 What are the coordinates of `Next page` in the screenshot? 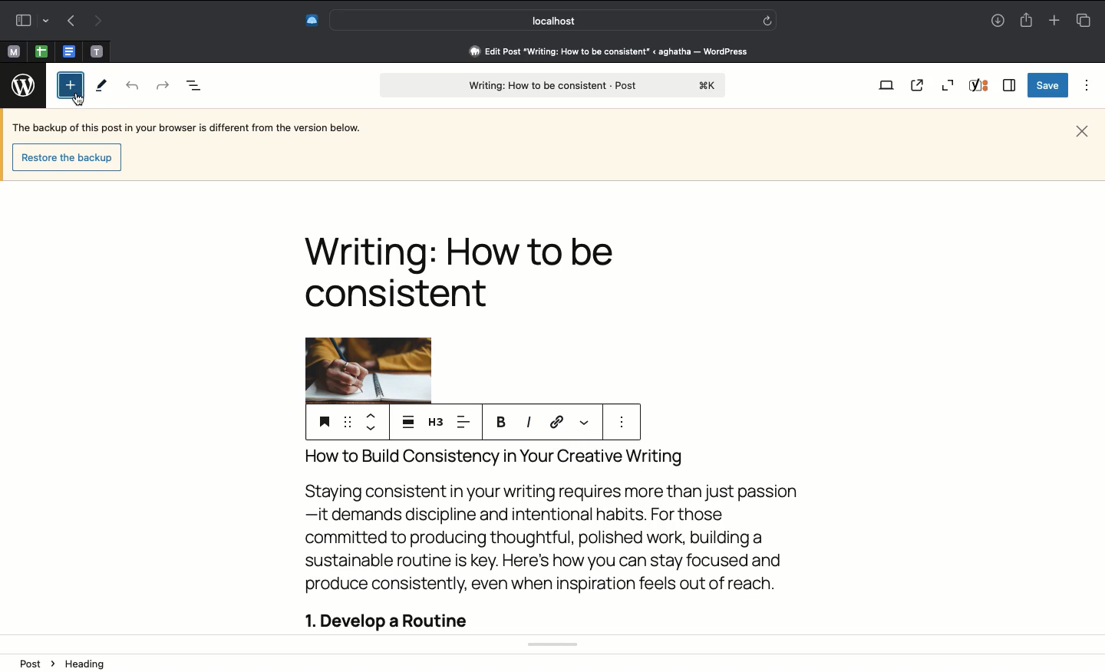 It's located at (96, 22).